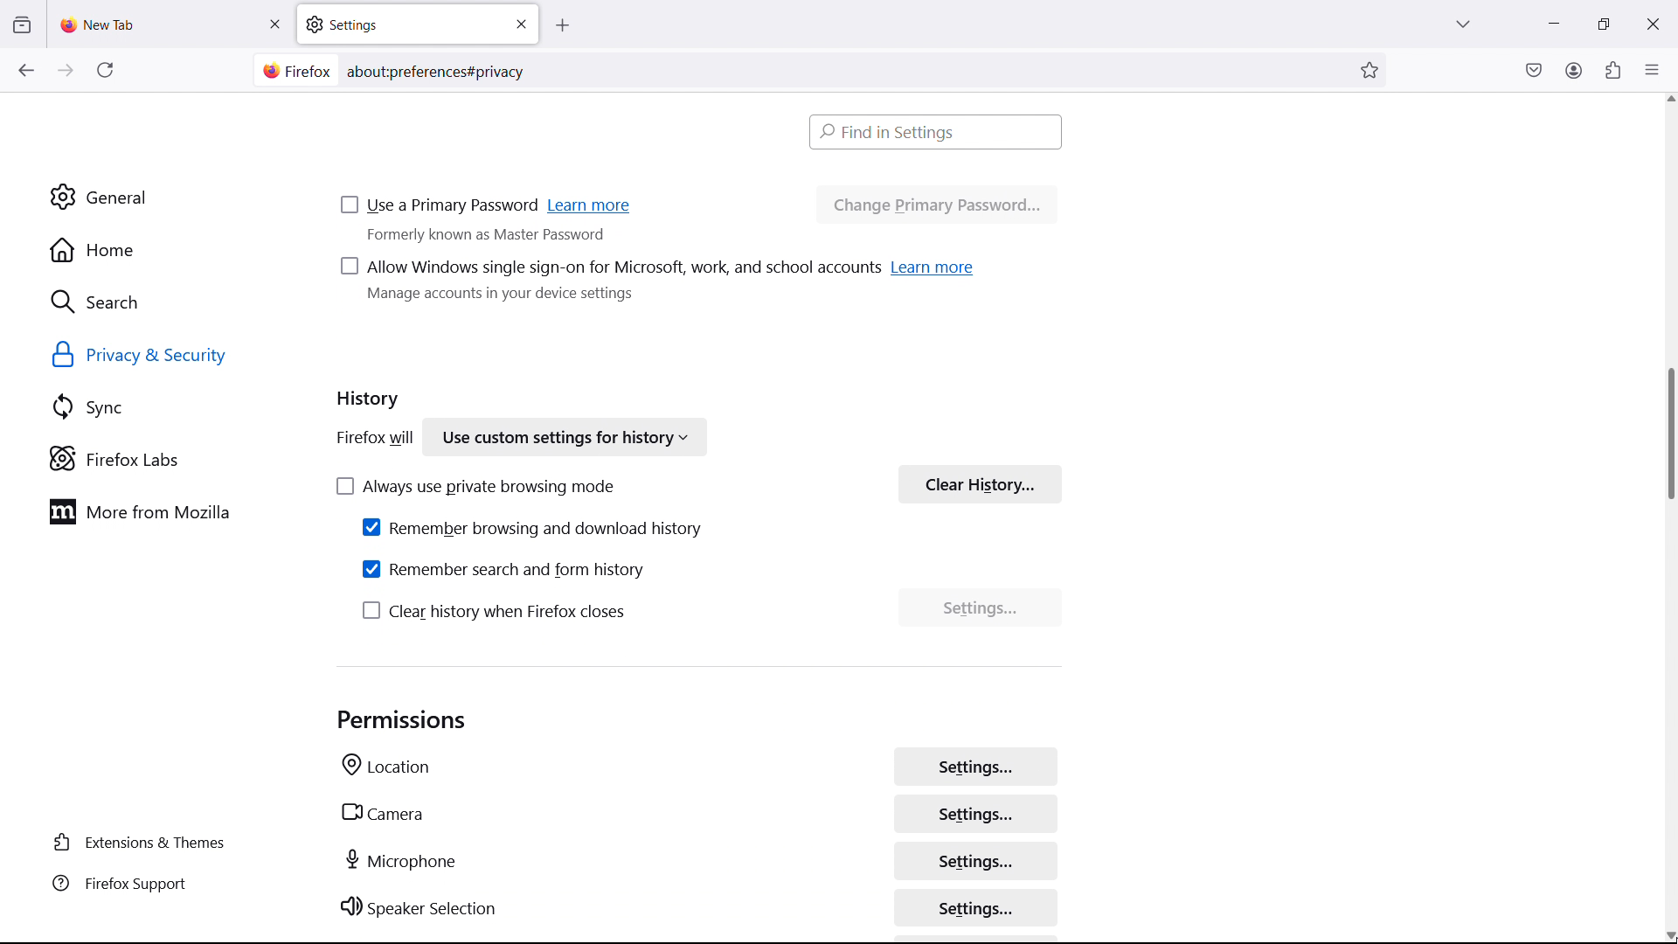  Describe the element at coordinates (607, 267) in the screenshot. I see `allow windows single sign-in fpr microsoft, work, and school accounts checkbox` at that location.